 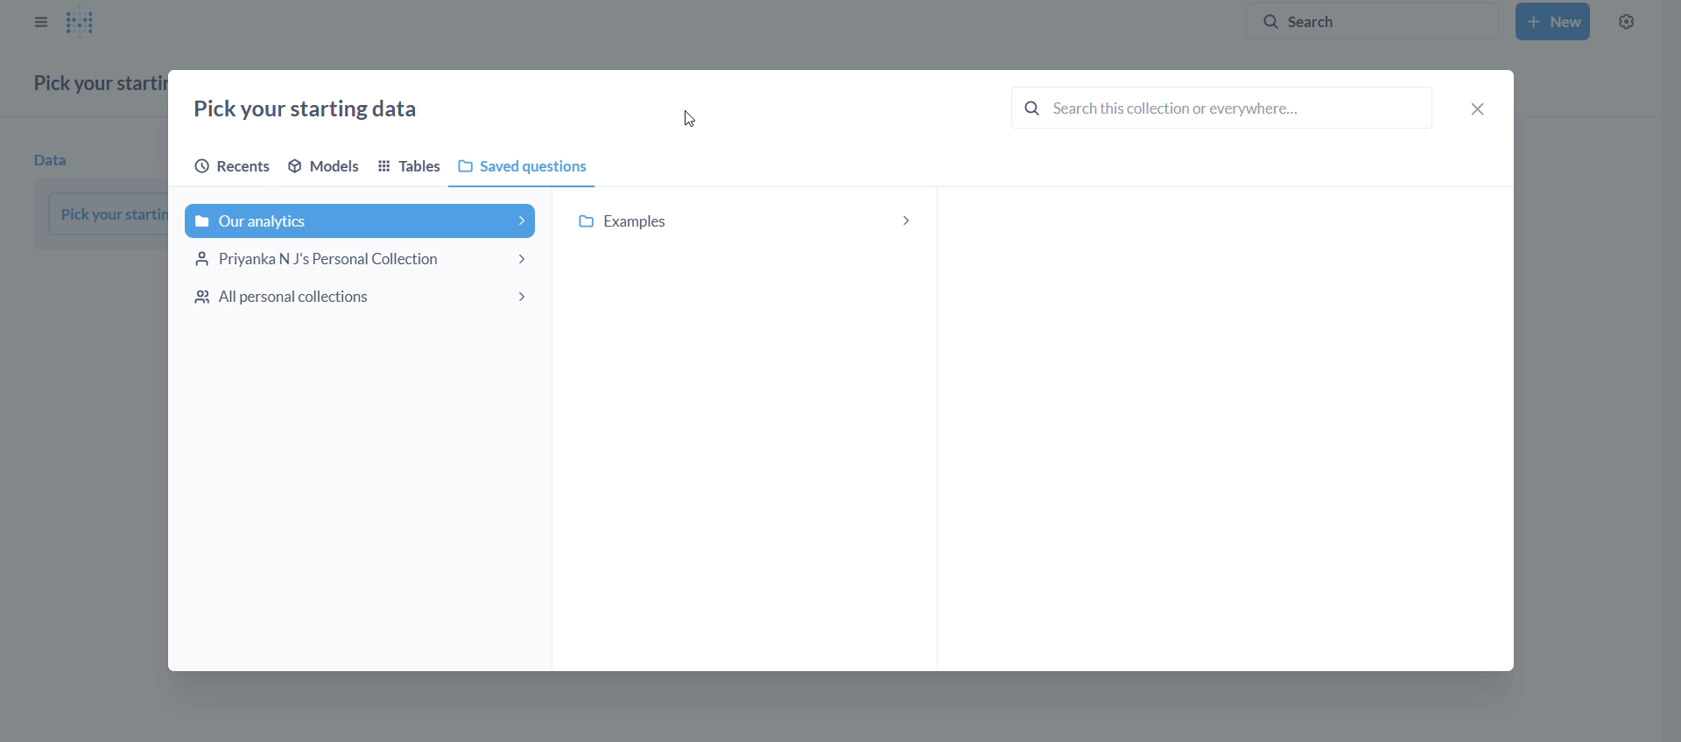 What do you see at coordinates (313, 111) in the screenshot?
I see `pick your starting data` at bounding box center [313, 111].